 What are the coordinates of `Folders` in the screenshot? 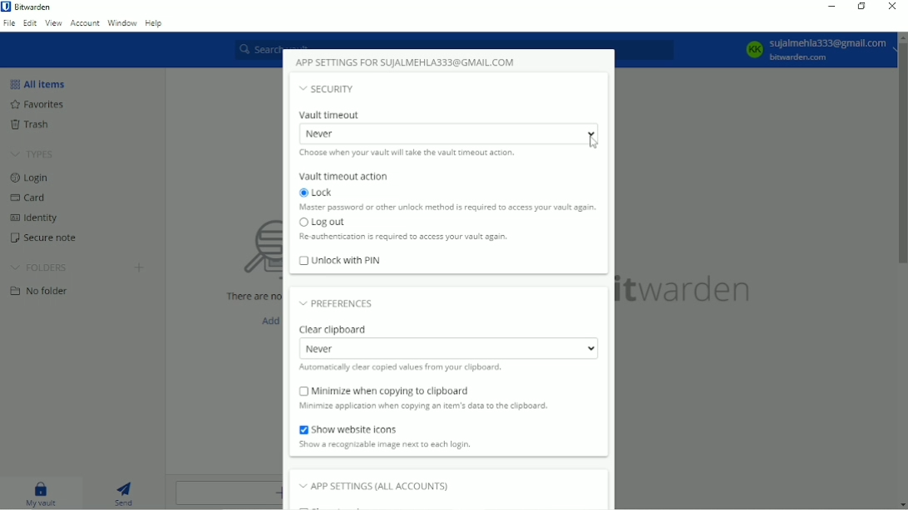 It's located at (39, 267).